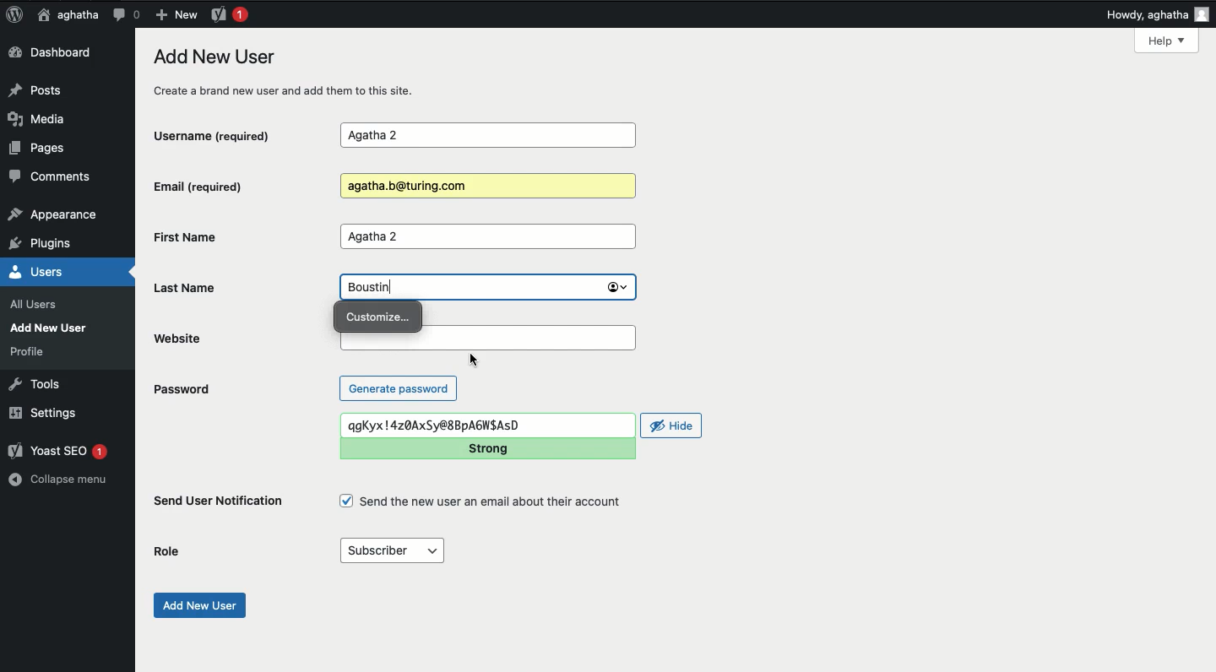  Describe the element at coordinates (293, 73) in the screenshot. I see `Add new user create a brand new user and add them to this site.` at that location.